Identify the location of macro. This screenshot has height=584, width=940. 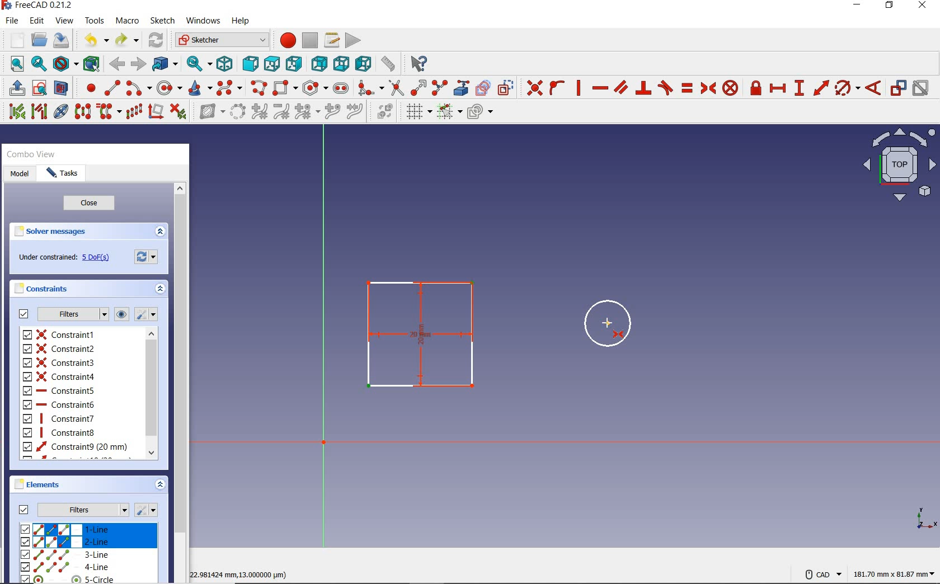
(128, 20).